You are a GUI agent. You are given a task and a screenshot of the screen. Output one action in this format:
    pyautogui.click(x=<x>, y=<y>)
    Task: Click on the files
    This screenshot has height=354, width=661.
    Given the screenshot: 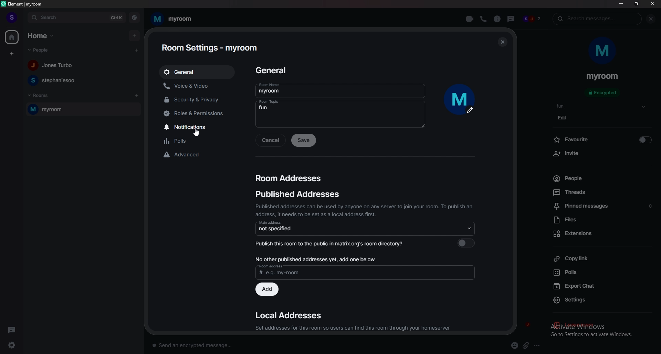 What is the action you would take?
    pyautogui.click(x=602, y=220)
    